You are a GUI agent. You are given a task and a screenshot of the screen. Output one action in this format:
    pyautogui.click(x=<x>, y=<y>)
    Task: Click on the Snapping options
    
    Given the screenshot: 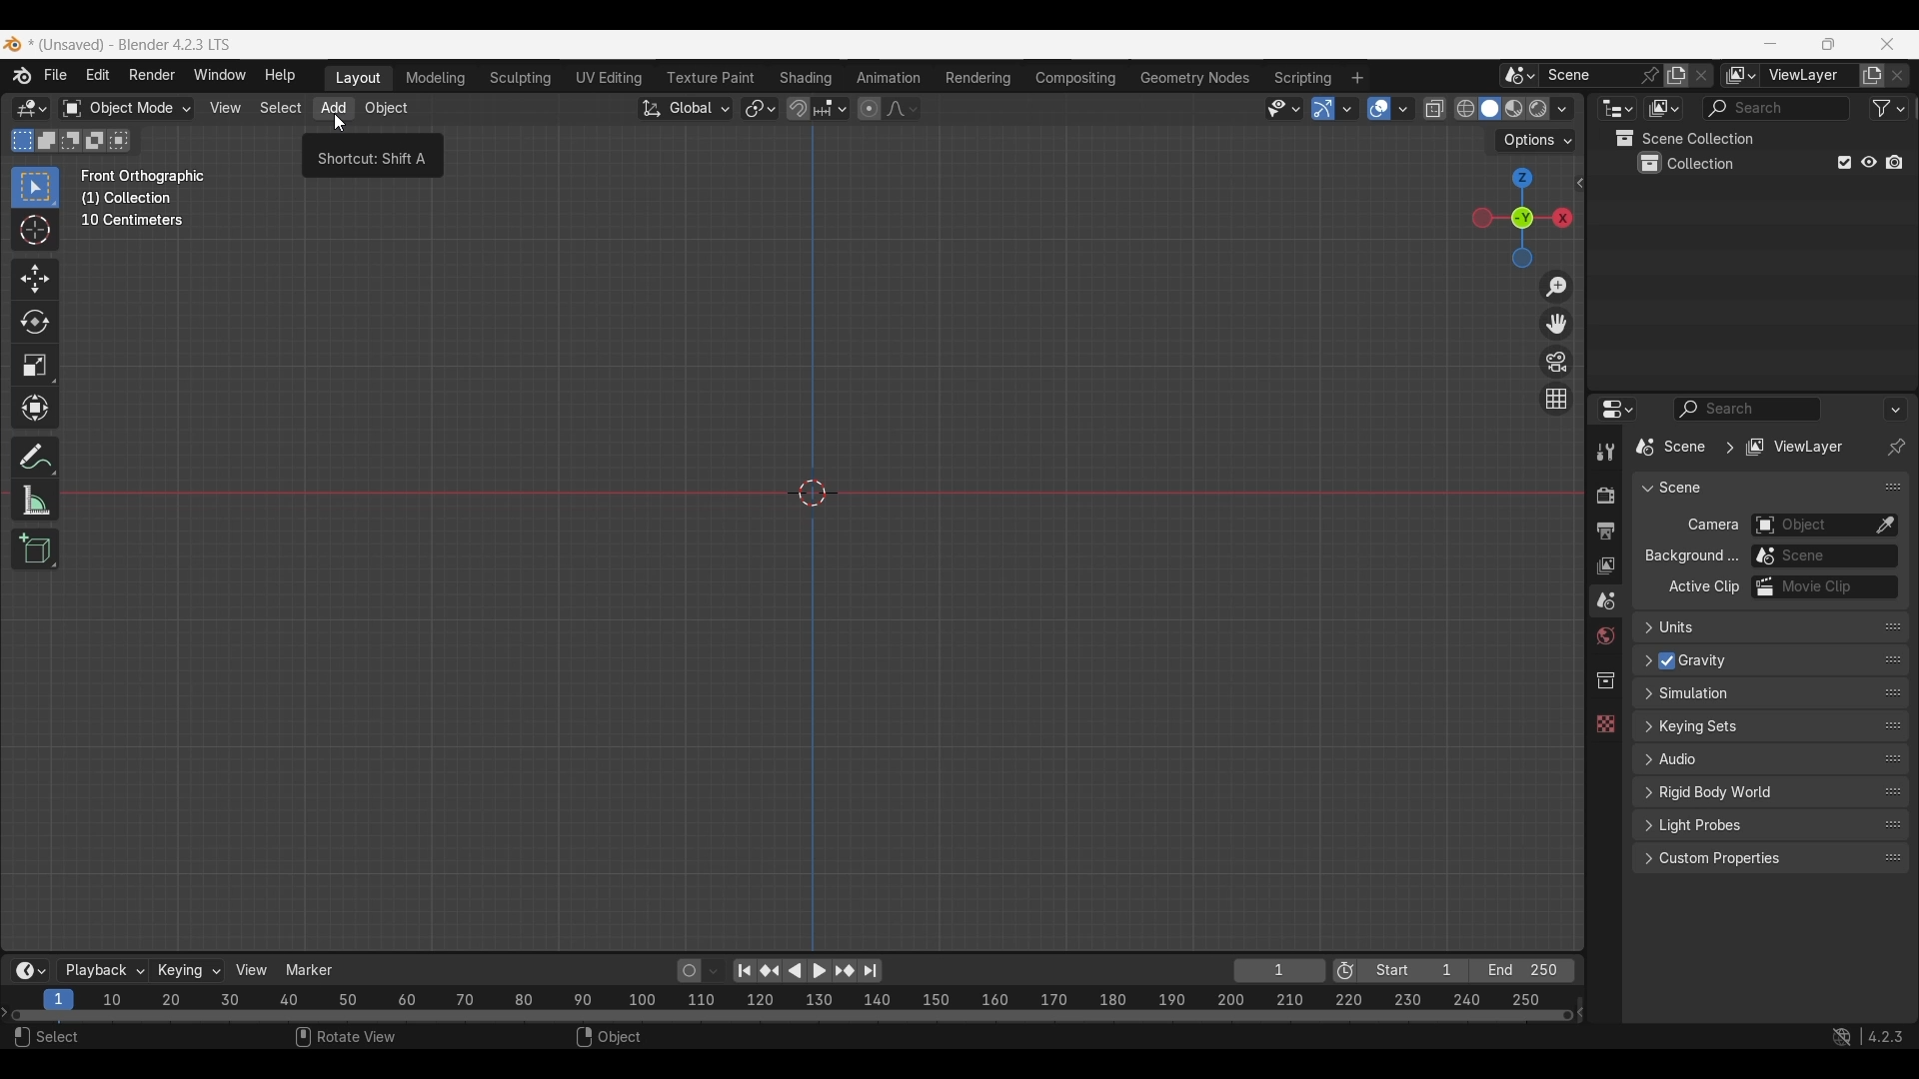 What is the action you would take?
    pyautogui.click(x=833, y=108)
    